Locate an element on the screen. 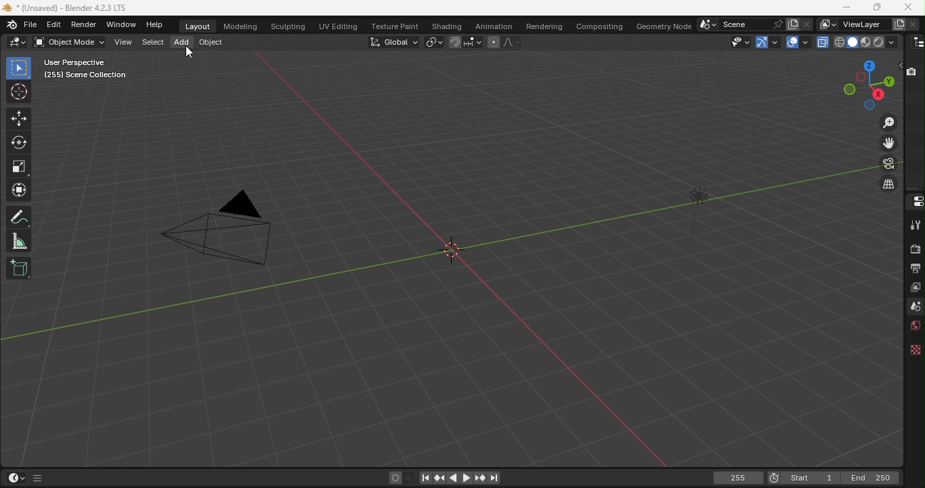 Image resolution: width=925 pixels, height=488 pixels. Measure is located at coordinates (21, 240).